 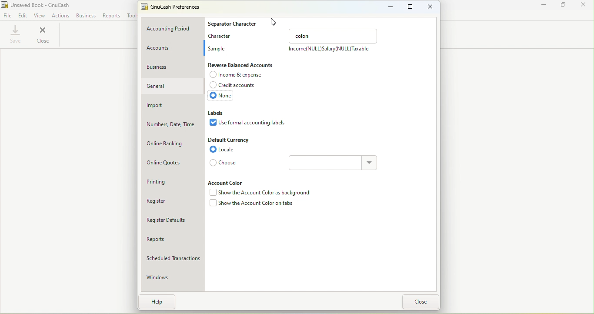 I want to click on Close, so click(x=43, y=35).